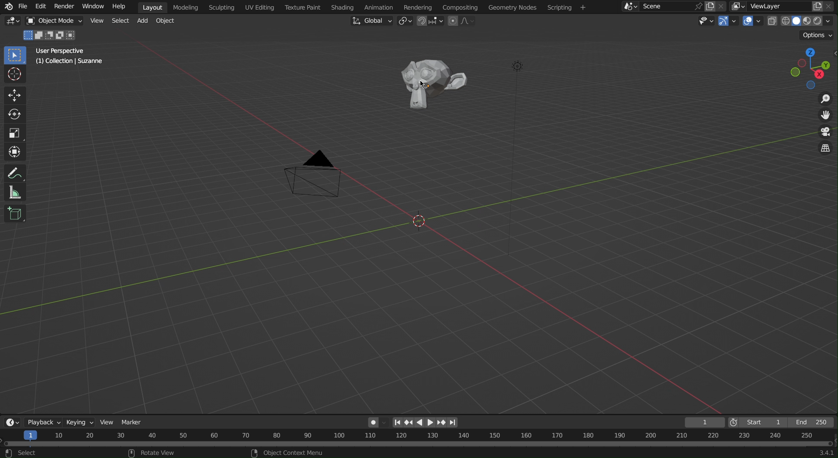 The height and width of the screenshot is (458, 838). What do you see at coordinates (371, 21) in the screenshot?
I see `Global` at bounding box center [371, 21].